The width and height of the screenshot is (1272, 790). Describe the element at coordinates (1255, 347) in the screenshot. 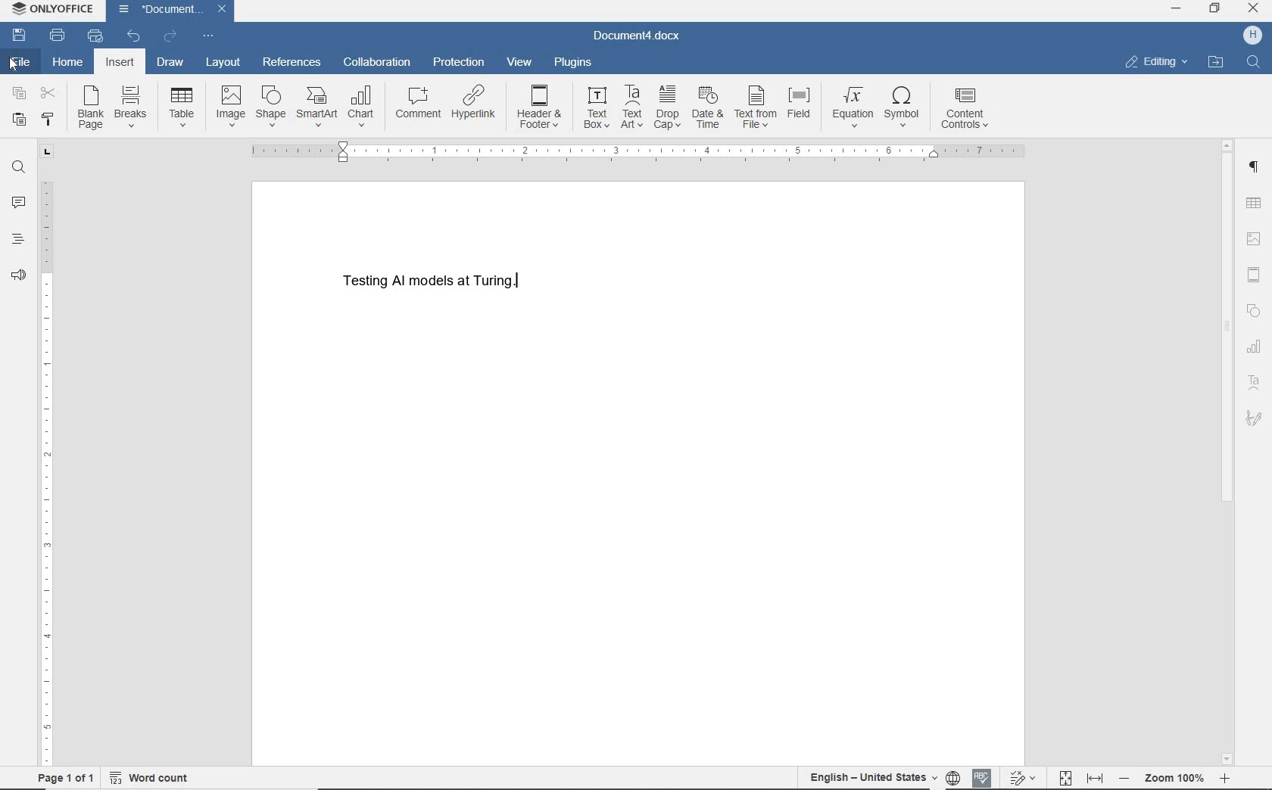

I see `chart` at that location.